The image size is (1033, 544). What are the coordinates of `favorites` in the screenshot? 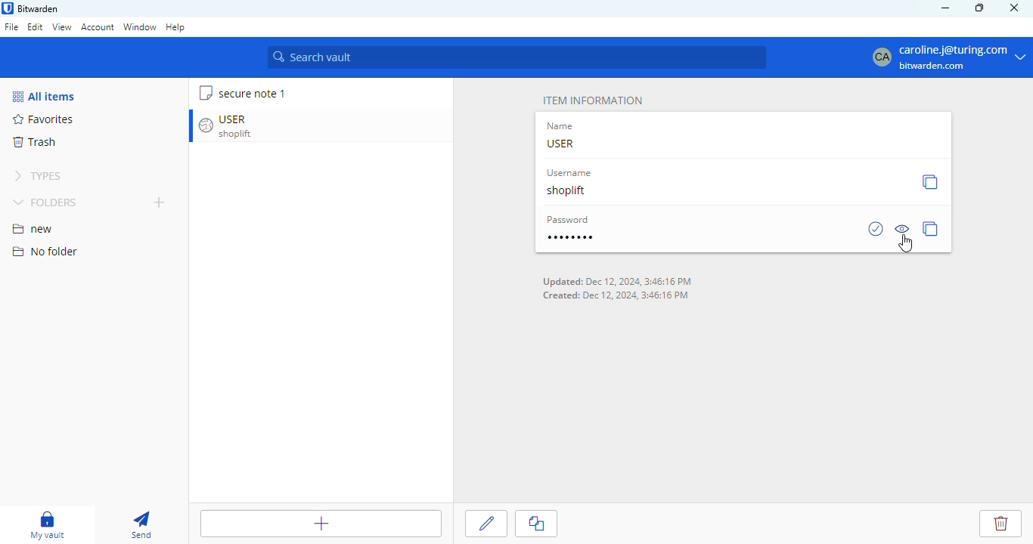 It's located at (42, 119).